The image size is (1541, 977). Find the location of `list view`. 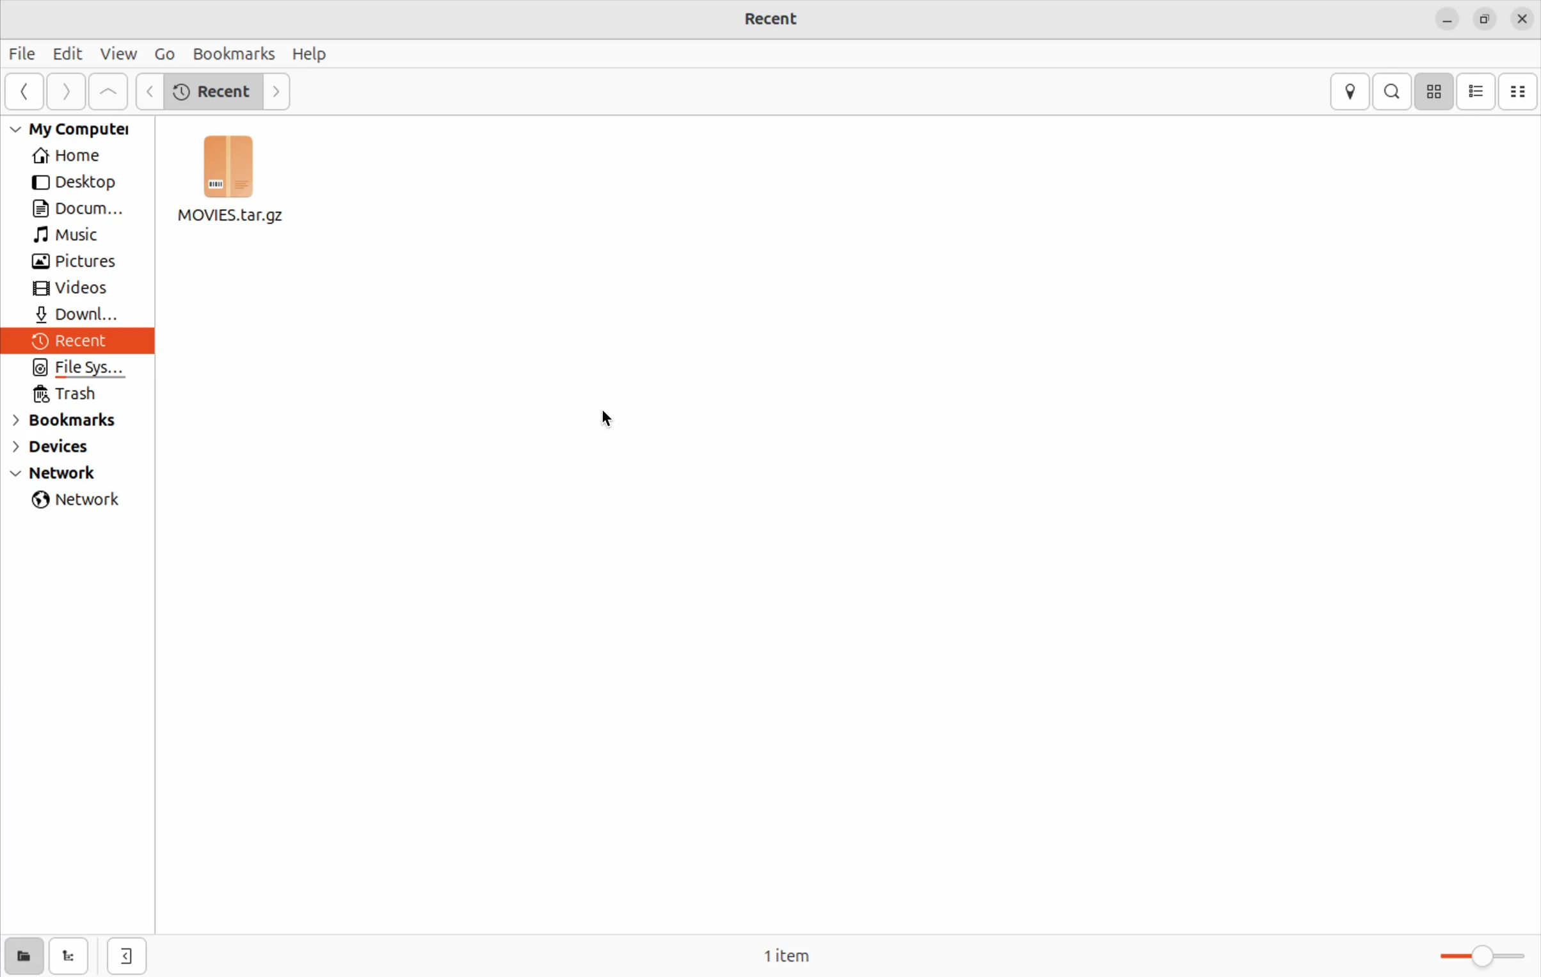

list view is located at coordinates (1479, 92).